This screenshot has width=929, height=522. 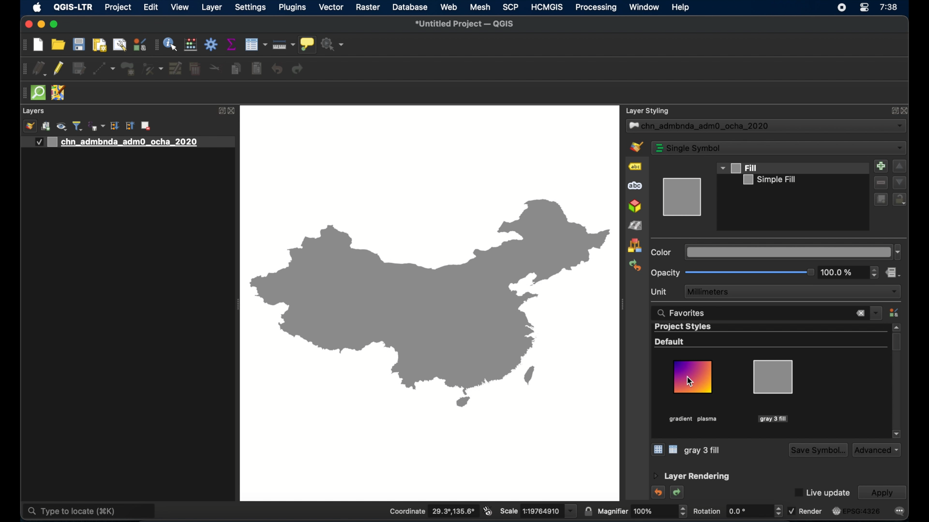 What do you see at coordinates (155, 45) in the screenshot?
I see `drag handle` at bounding box center [155, 45].